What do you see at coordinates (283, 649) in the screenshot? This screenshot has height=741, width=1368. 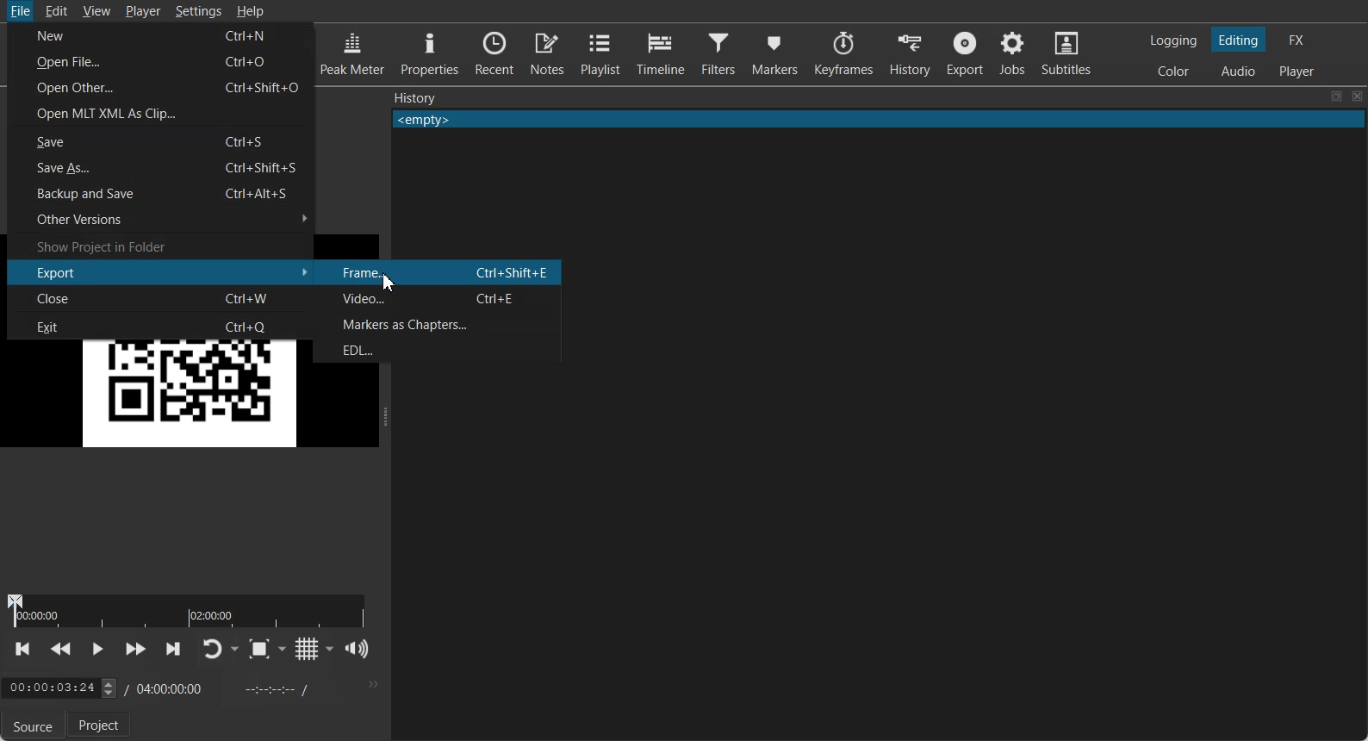 I see `Drop down box` at bounding box center [283, 649].